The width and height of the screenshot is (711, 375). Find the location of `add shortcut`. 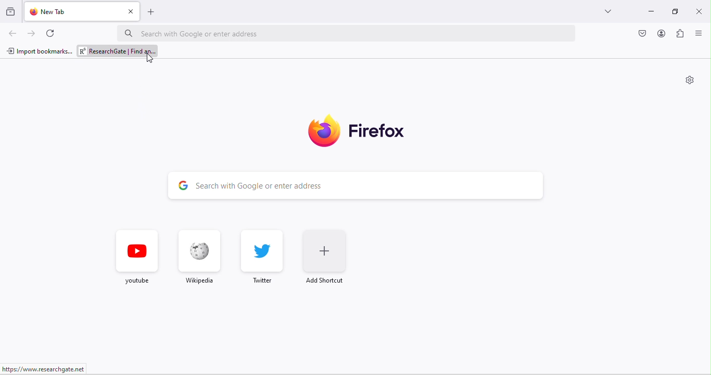

add shortcut is located at coordinates (328, 259).